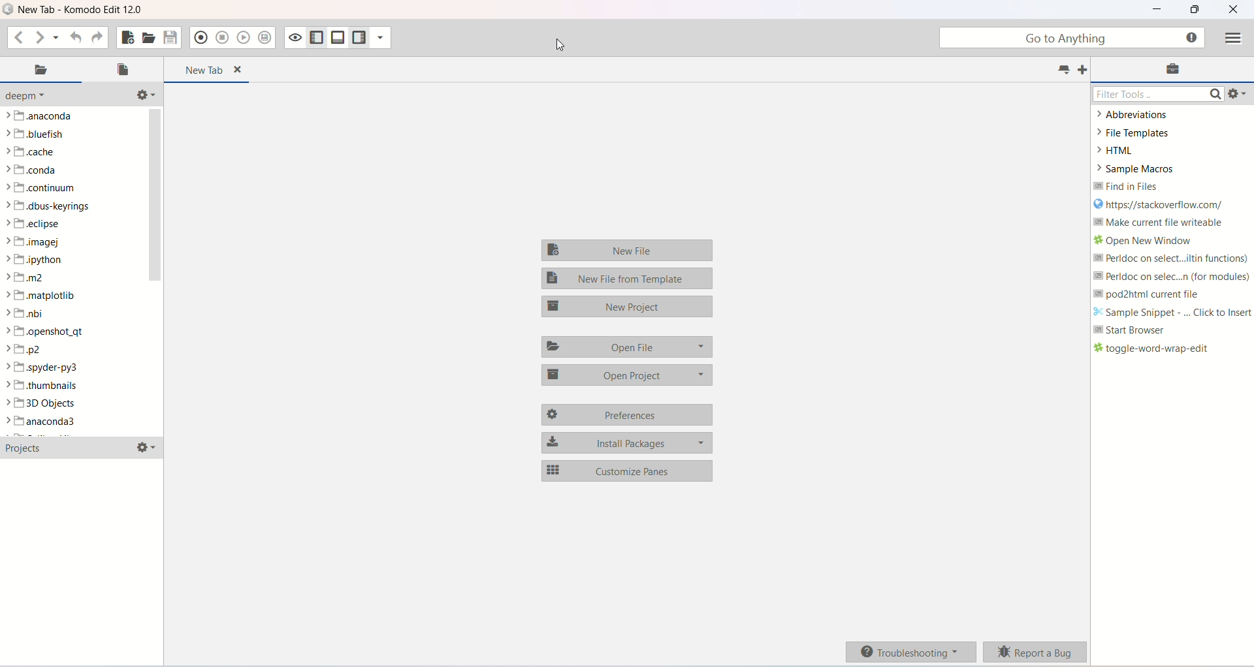  What do you see at coordinates (144, 446) in the screenshot?
I see `options` at bounding box center [144, 446].